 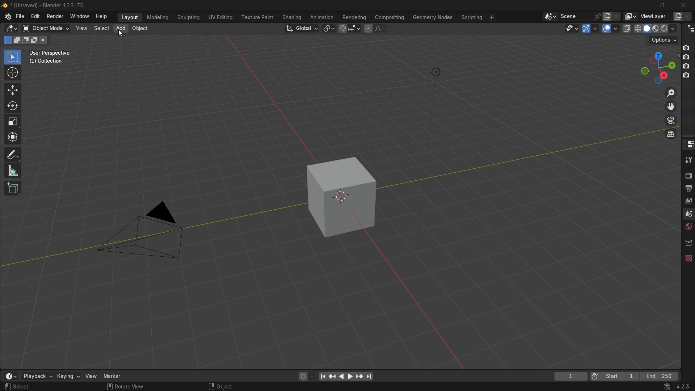 I want to click on select, so click(x=17, y=387).